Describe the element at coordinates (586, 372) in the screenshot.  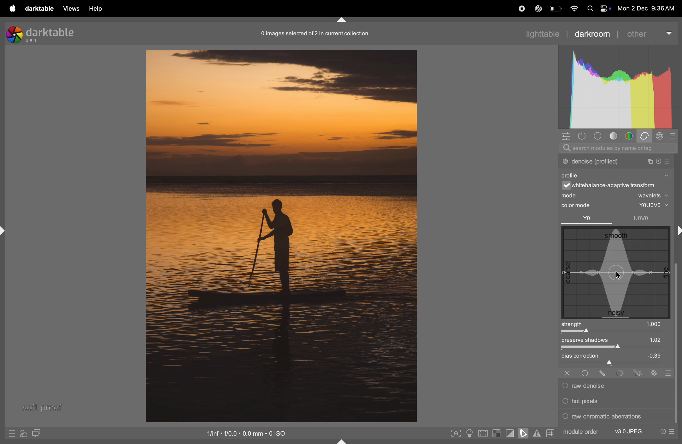
I see `` at that location.